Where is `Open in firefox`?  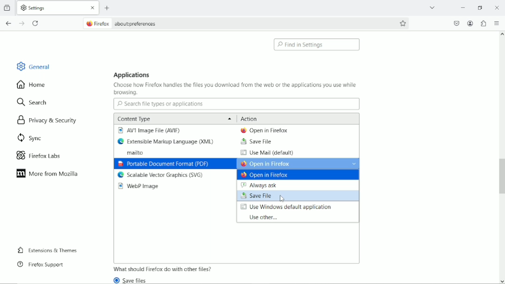
Open in firefox is located at coordinates (264, 130).